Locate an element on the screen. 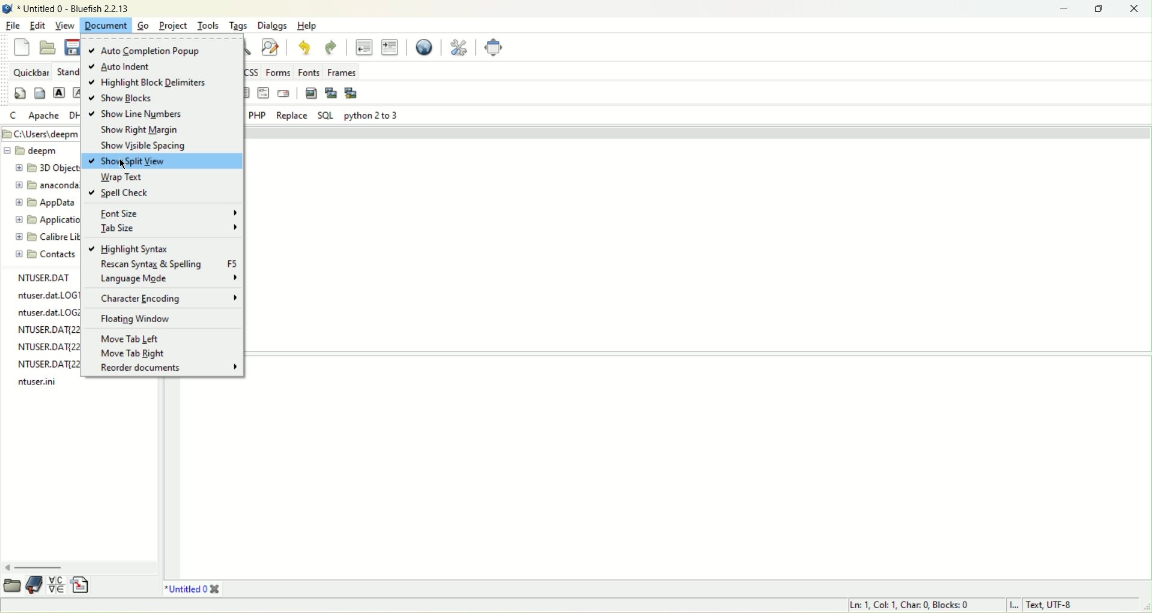 The image size is (1152, 613). NTUSER.DAT{221282a0-2361-11ee-¢ is located at coordinates (44, 363).